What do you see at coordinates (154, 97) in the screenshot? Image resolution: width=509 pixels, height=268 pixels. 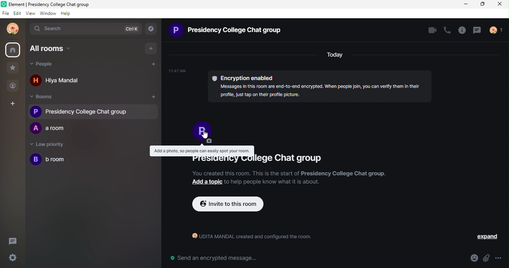 I see `add` at bounding box center [154, 97].